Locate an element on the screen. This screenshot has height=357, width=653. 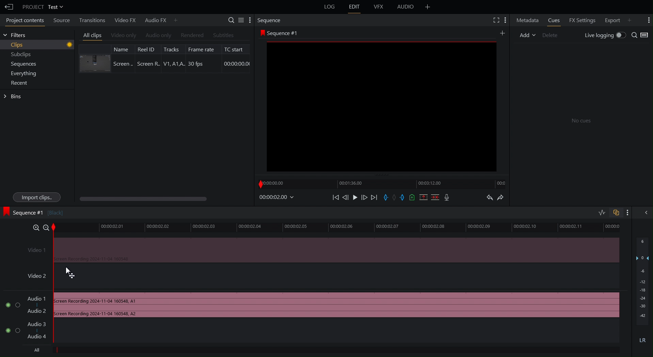
Subtitle is located at coordinates (223, 34).